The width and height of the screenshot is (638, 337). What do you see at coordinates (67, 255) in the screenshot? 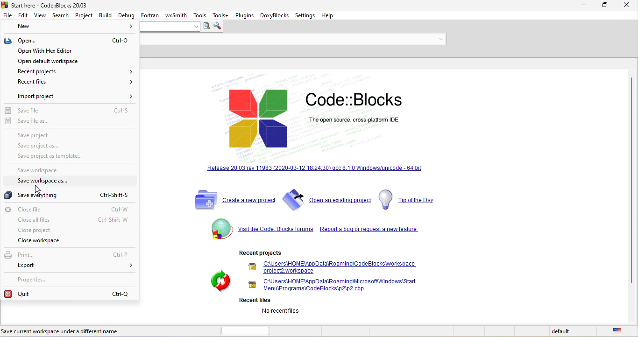
I see `print` at bounding box center [67, 255].